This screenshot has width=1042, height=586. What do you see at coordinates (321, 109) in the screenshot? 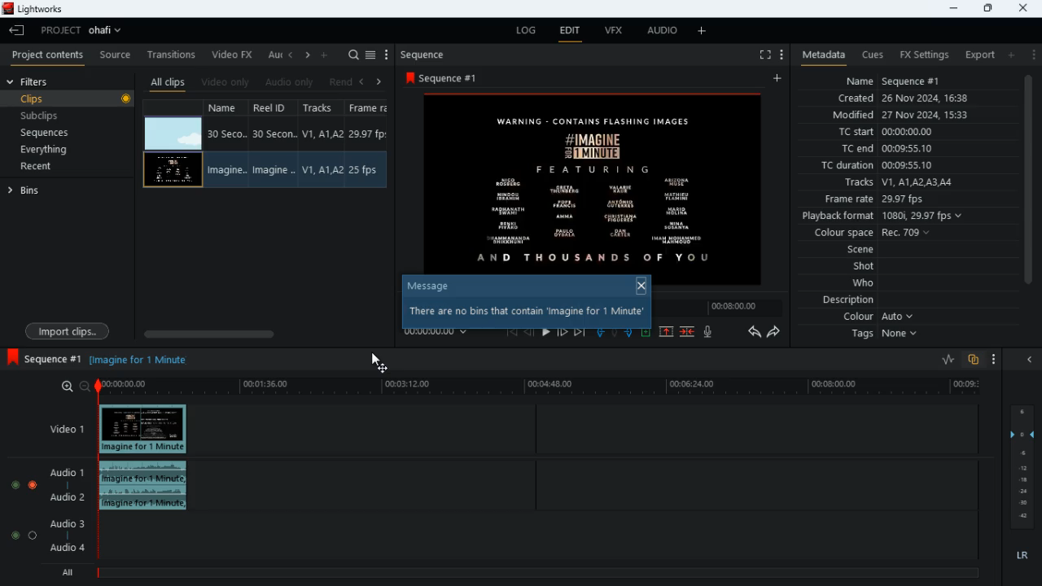
I see `tracks` at bounding box center [321, 109].